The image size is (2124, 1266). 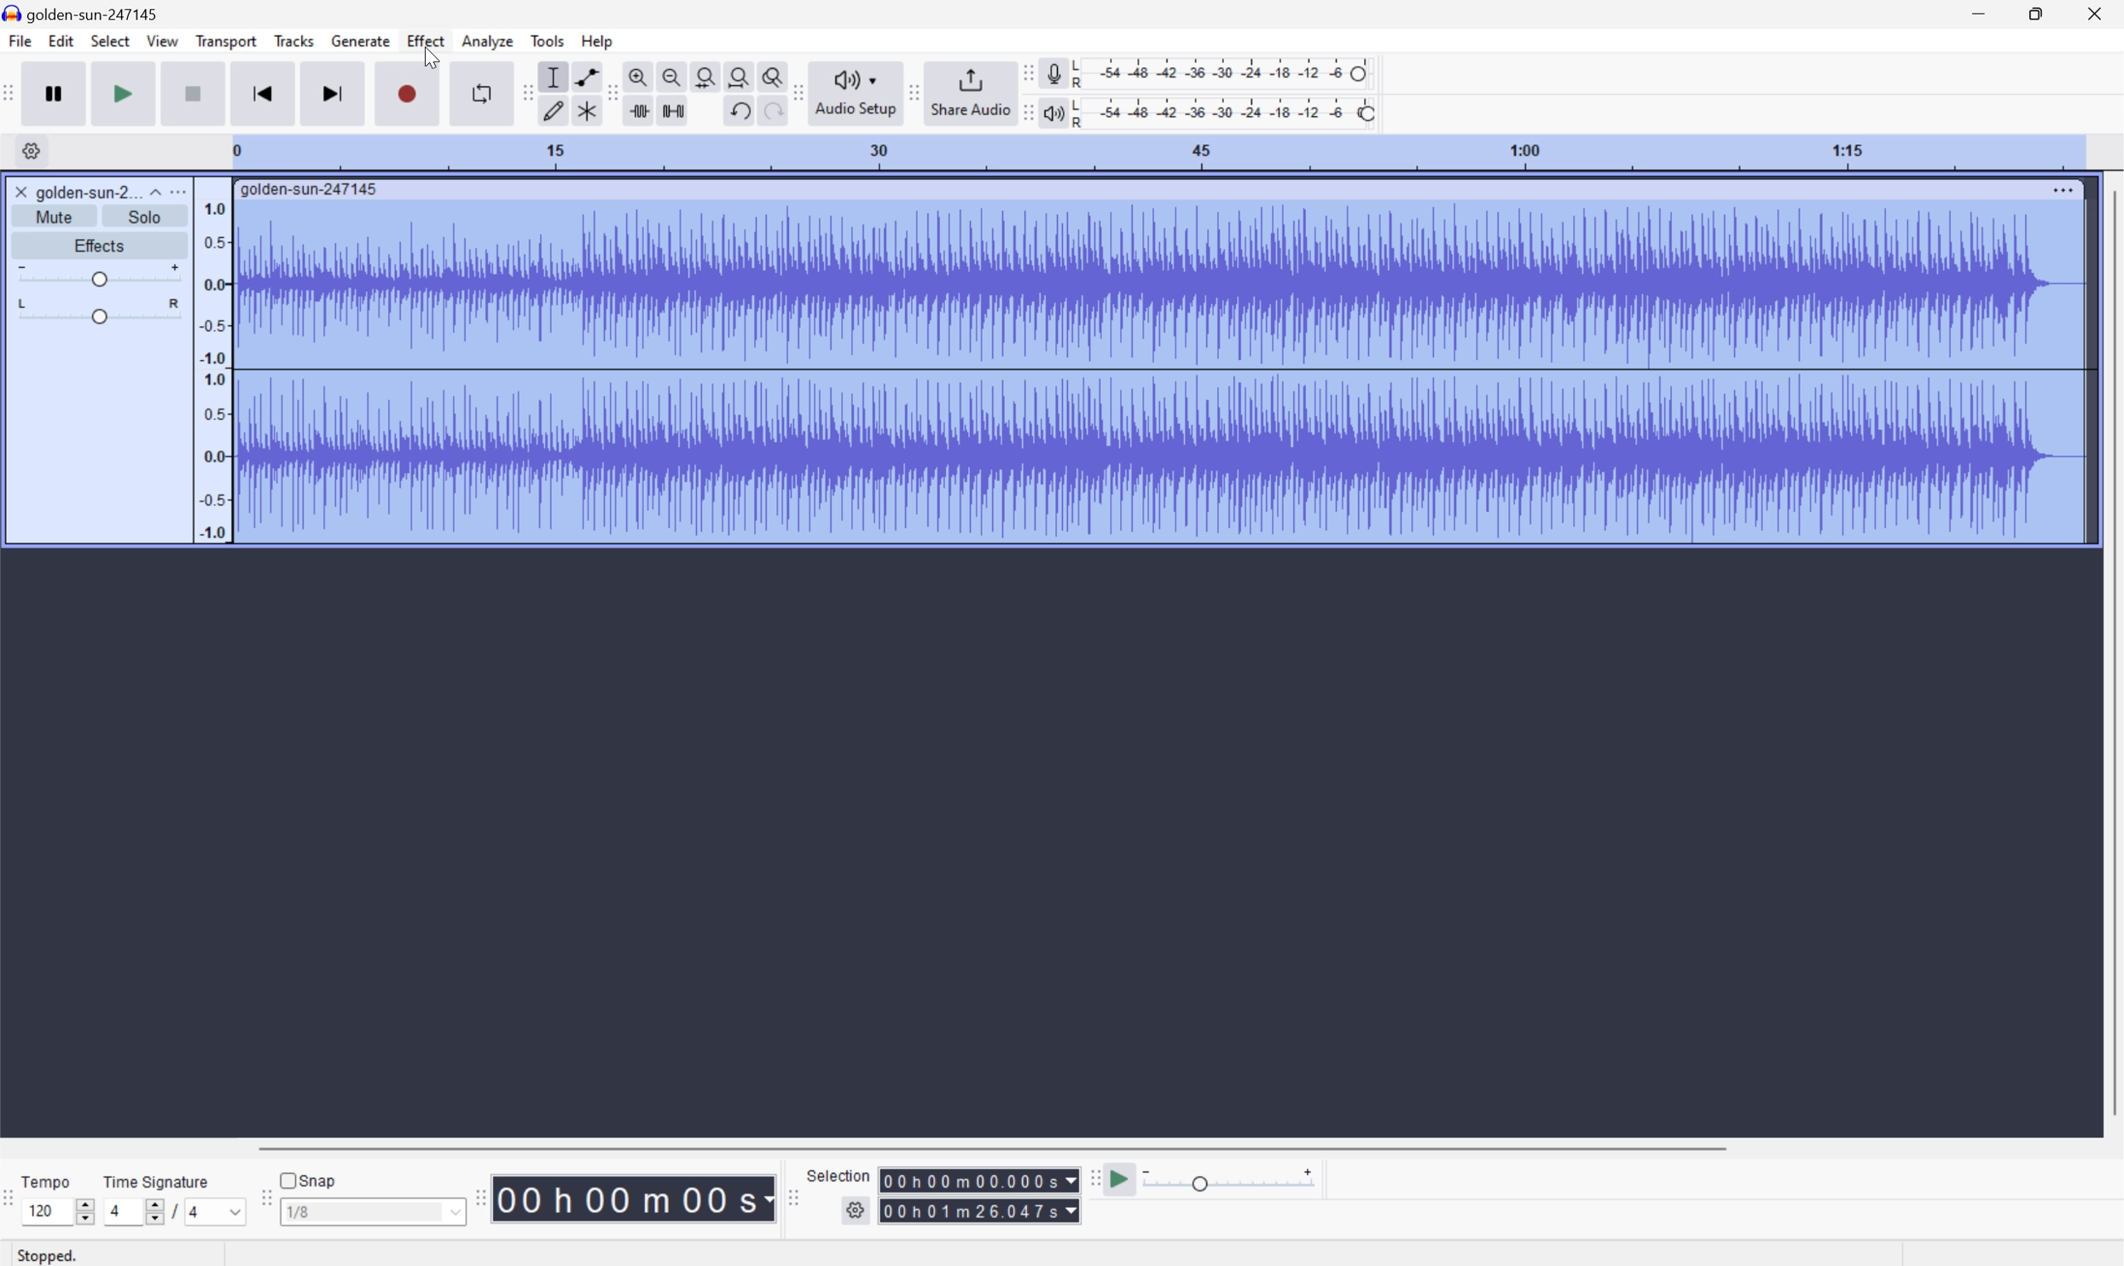 What do you see at coordinates (979, 1211) in the screenshot?
I see `Selection` at bounding box center [979, 1211].